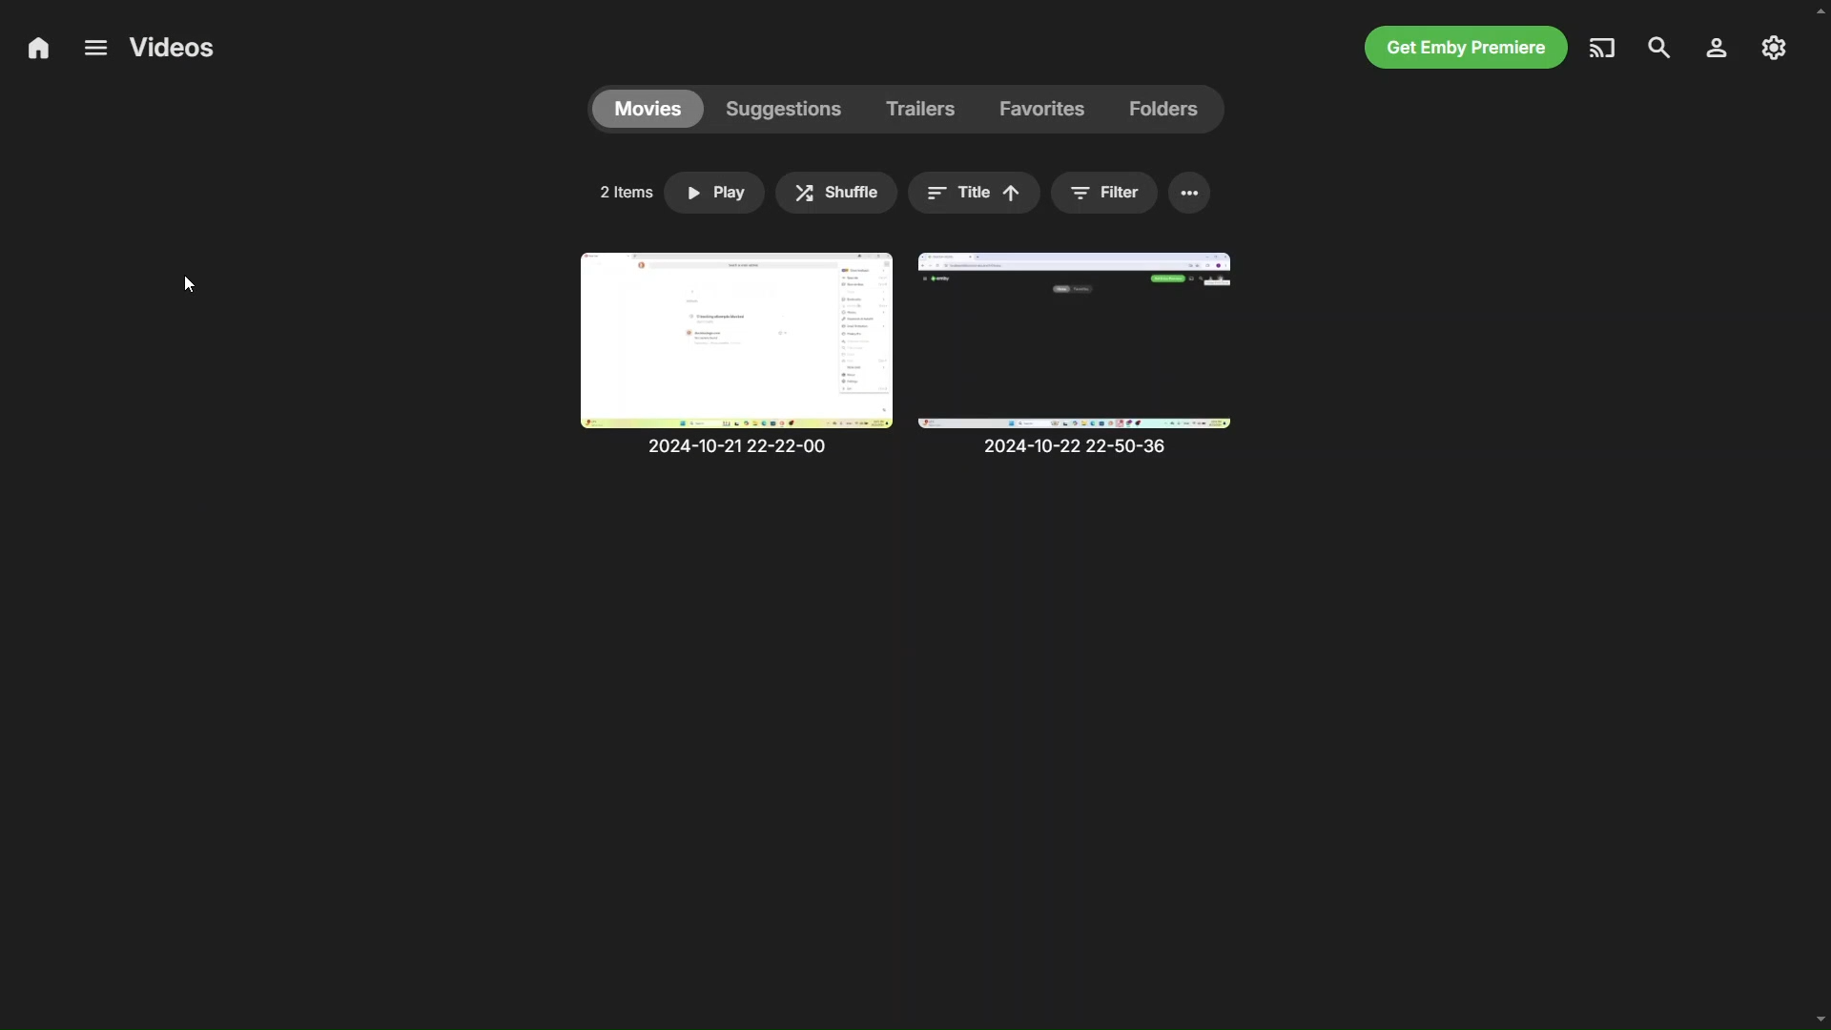 The height and width of the screenshot is (1030, 1831). Describe the element at coordinates (1103, 192) in the screenshot. I see `filter` at that location.